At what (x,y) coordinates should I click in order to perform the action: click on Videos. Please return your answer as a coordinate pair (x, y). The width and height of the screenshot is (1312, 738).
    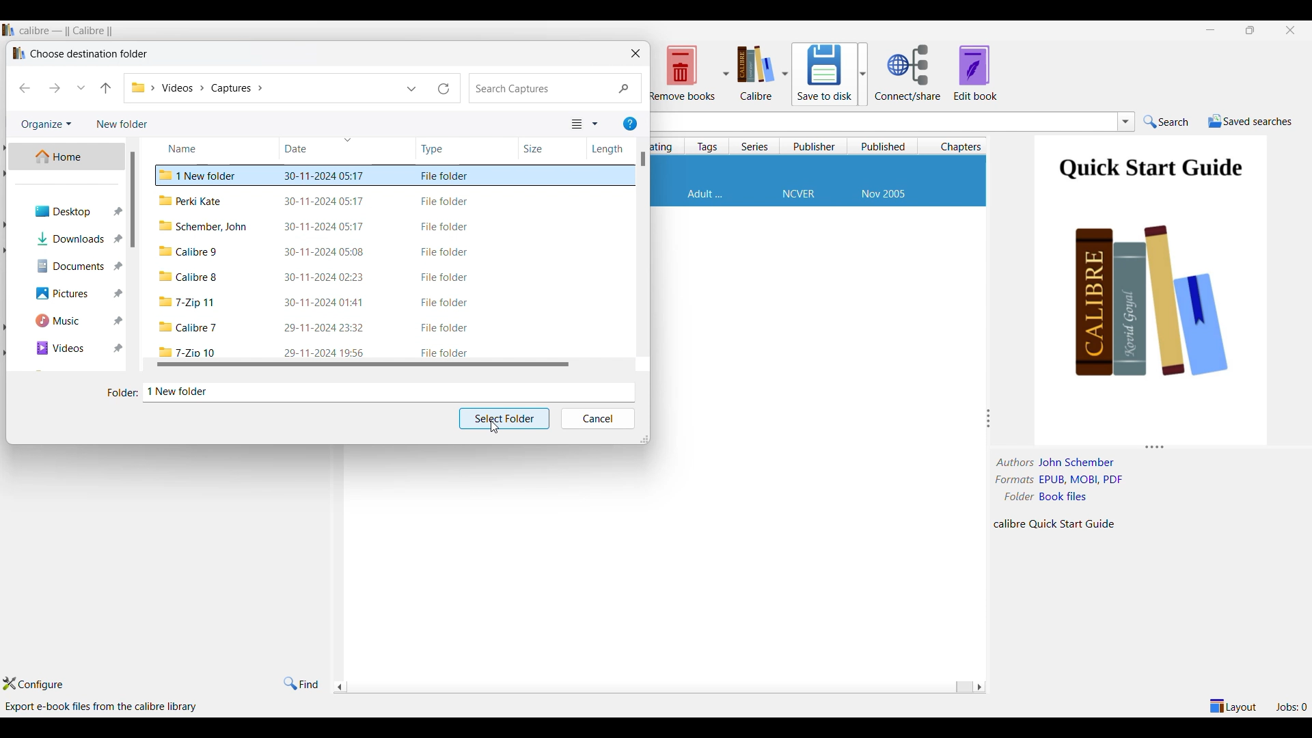
    Looking at the image, I should click on (70, 348).